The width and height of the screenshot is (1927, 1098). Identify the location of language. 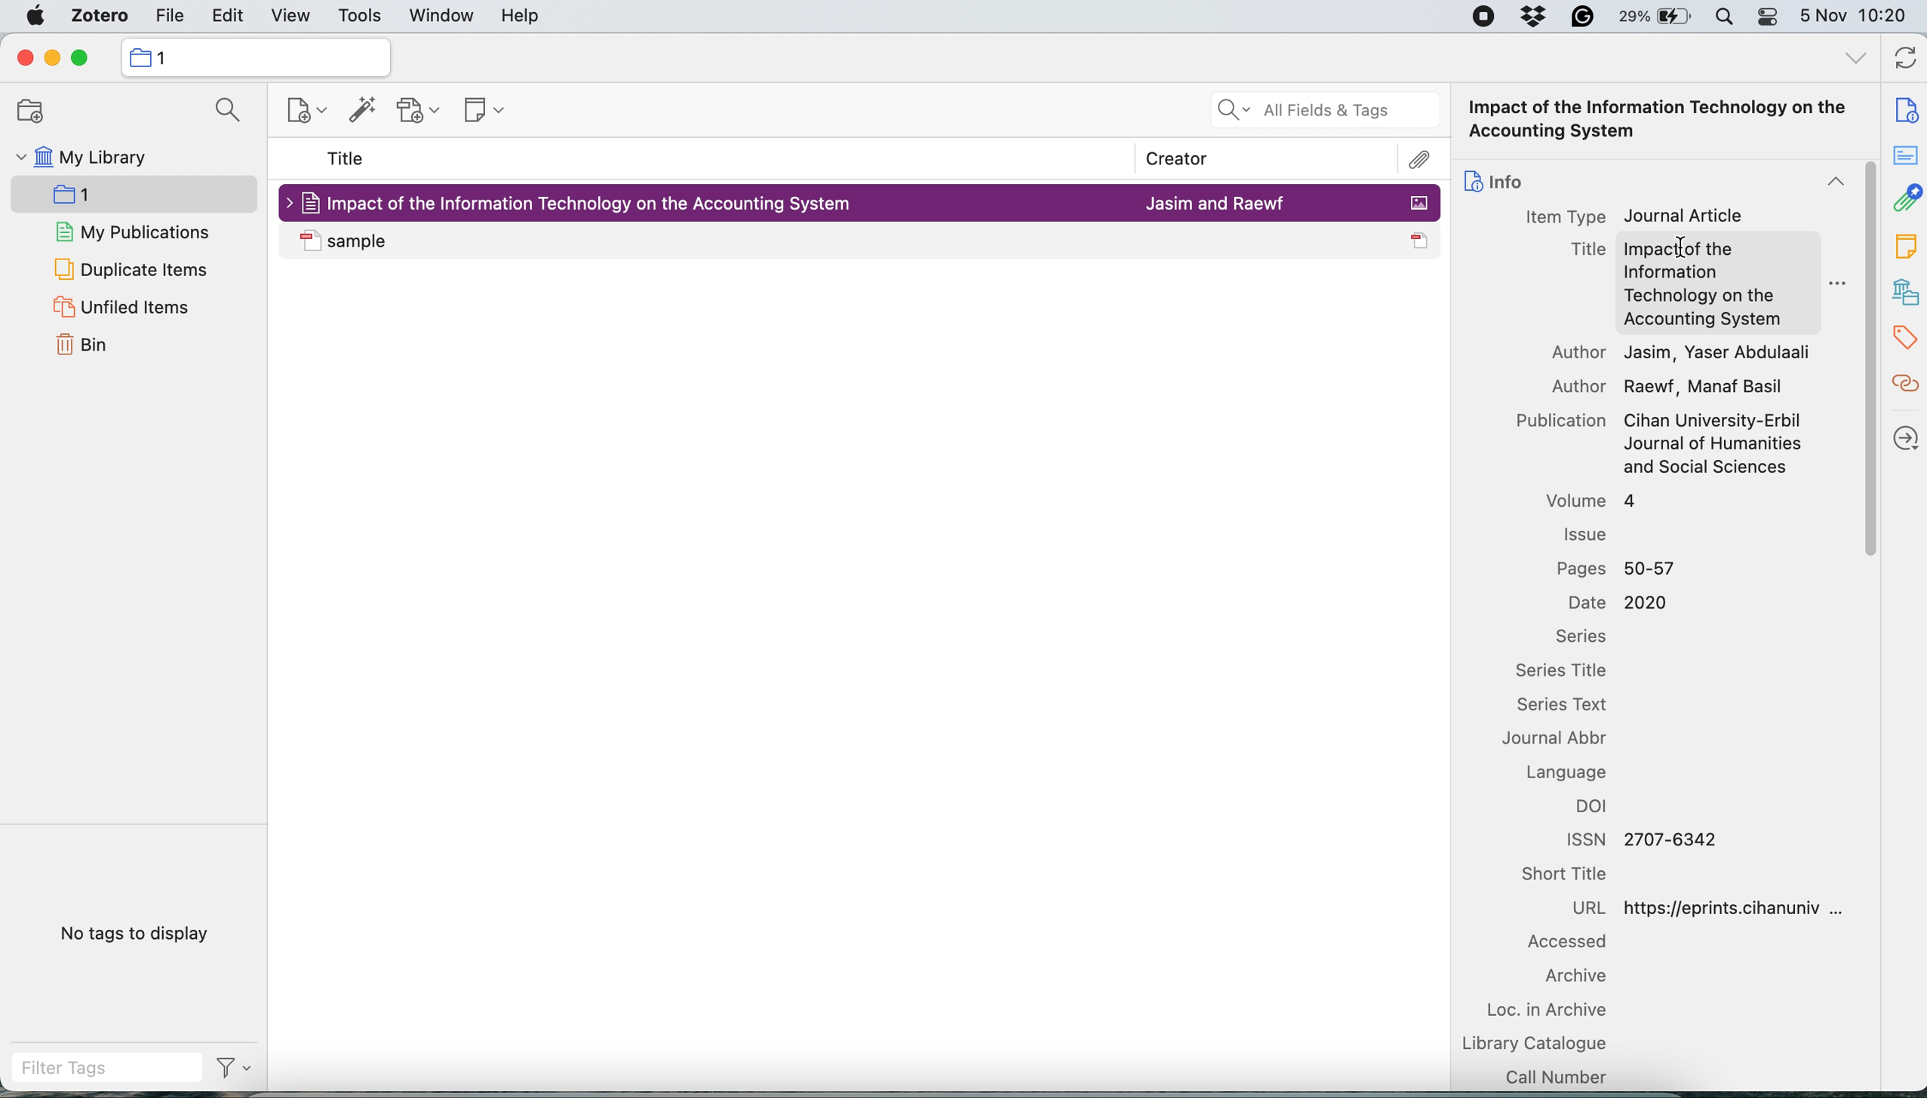
(1566, 773).